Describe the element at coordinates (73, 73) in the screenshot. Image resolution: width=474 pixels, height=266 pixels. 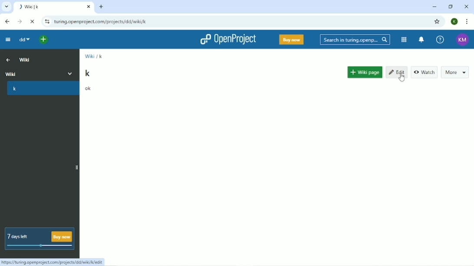
I see `More` at that location.